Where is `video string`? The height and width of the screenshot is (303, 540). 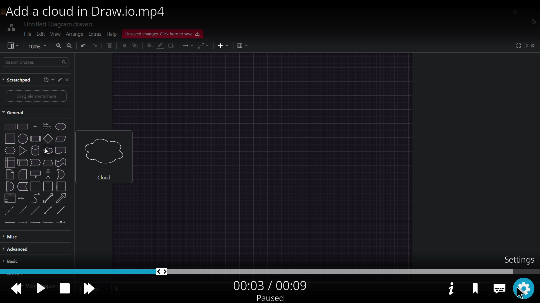 video string is located at coordinates (270, 271).